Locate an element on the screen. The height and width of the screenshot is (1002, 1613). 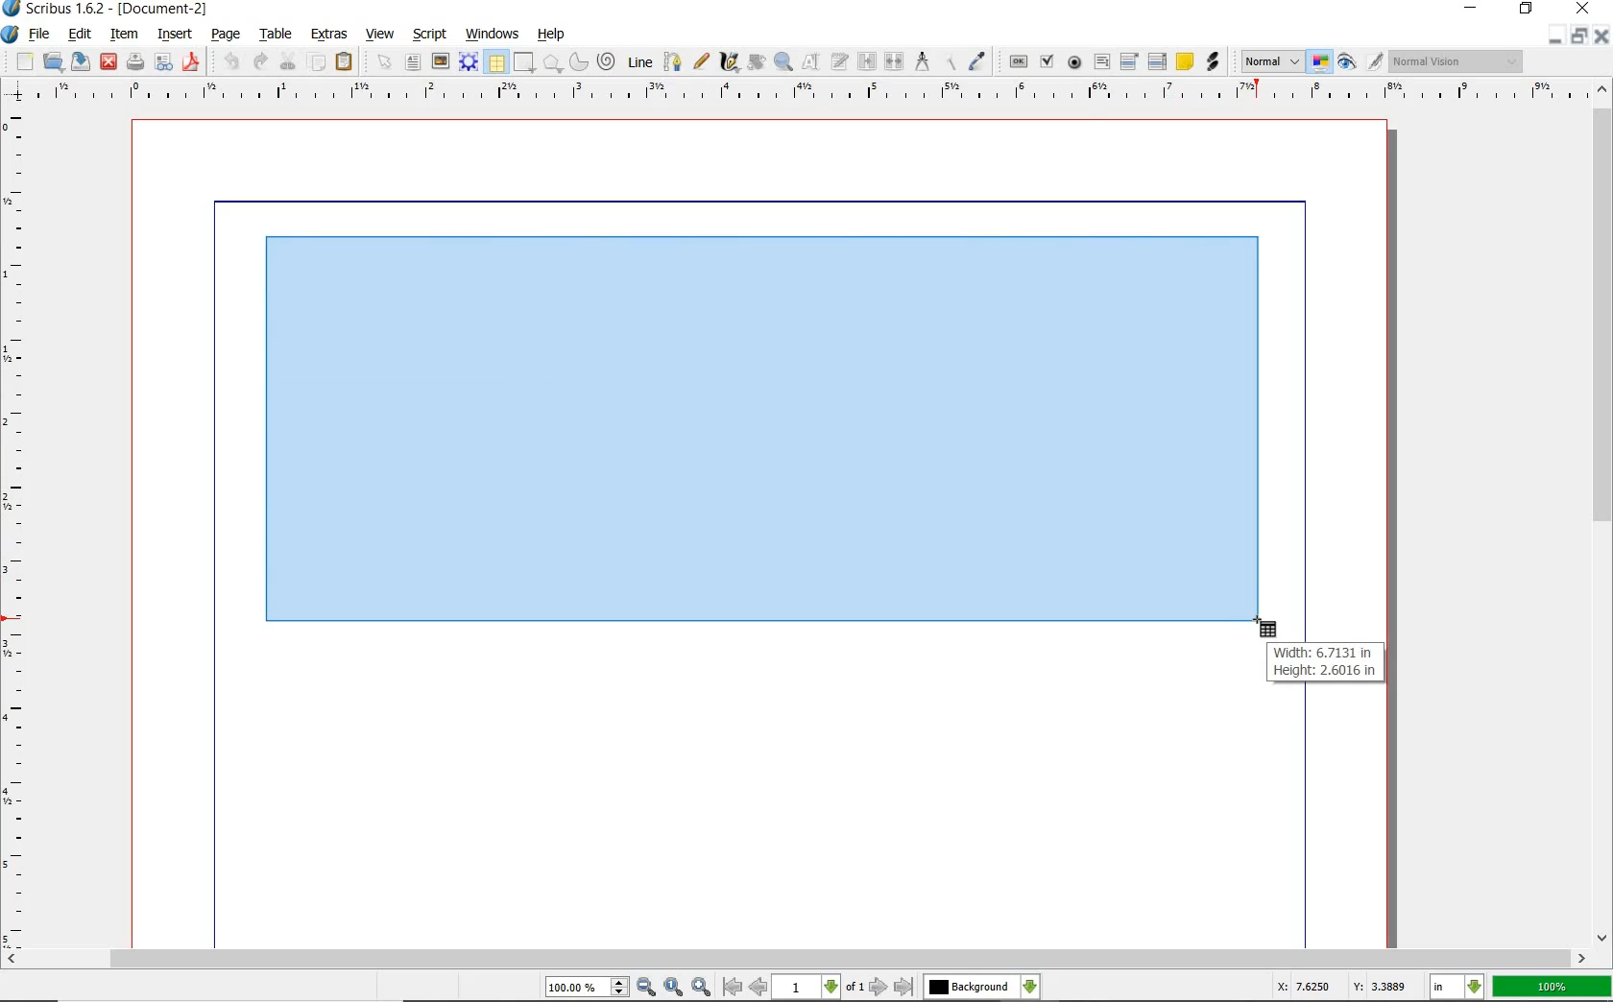
minimize is located at coordinates (1555, 36).